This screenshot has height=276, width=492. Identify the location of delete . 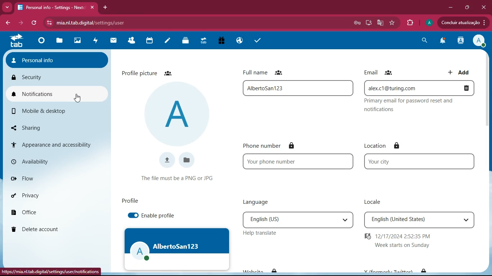
(53, 227).